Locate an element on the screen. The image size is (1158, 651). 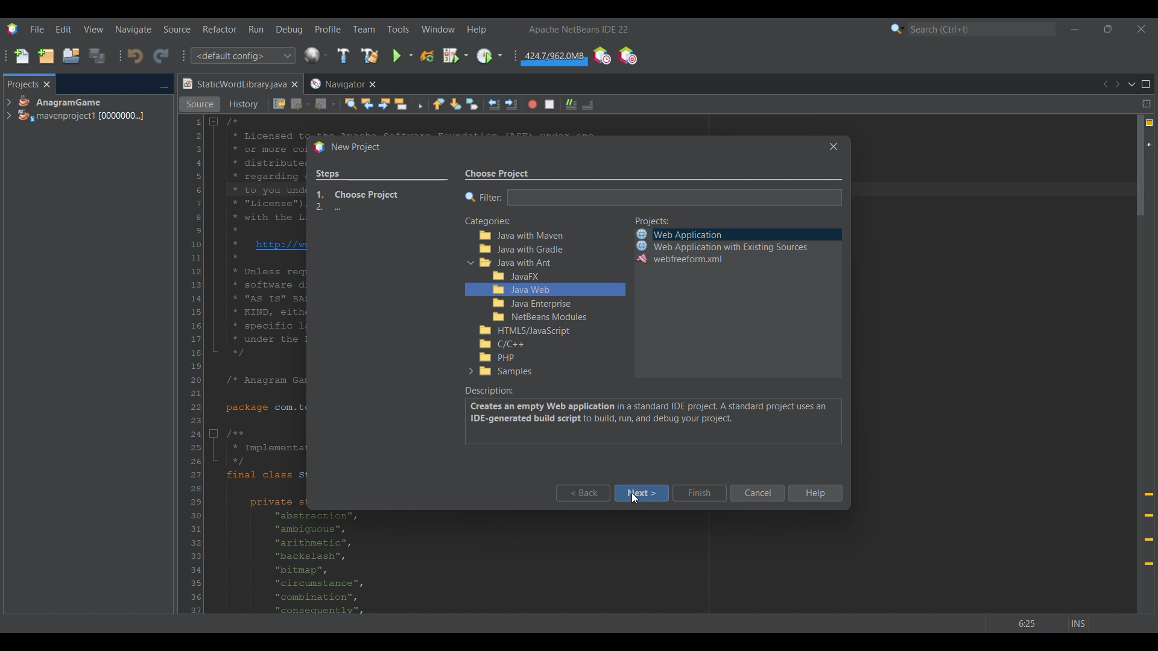
Selected project highlighted is located at coordinates (825, 234).